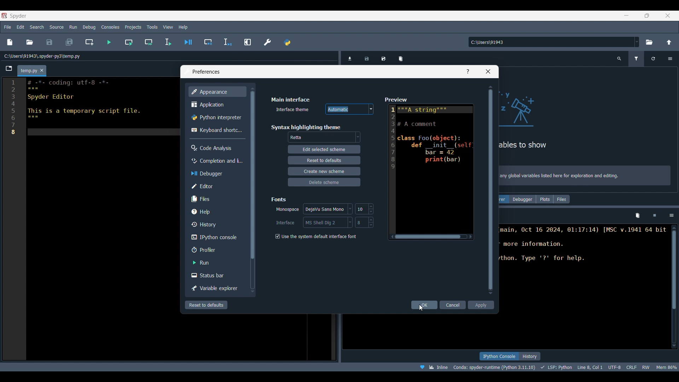  Describe the element at coordinates (287, 42) in the screenshot. I see `PYTHONPATH manager` at that location.